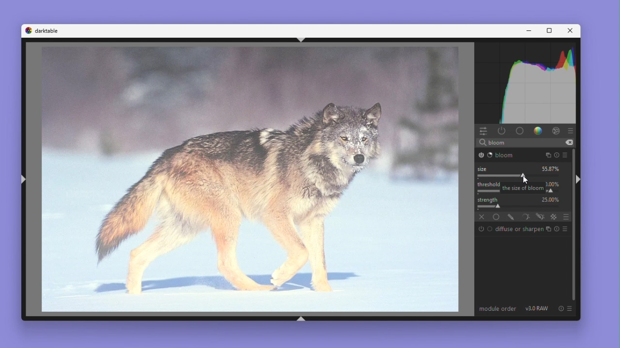 The width and height of the screenshot is (620, 348). What do you see at coordinates (28, 30) in the screenshot?
I see `Dark table logo` at bounding box center [28, 30].